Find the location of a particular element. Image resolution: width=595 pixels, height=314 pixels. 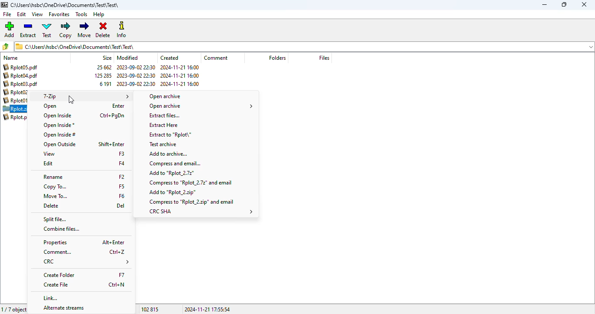

alternate streams is located at coordinates (61, 308).